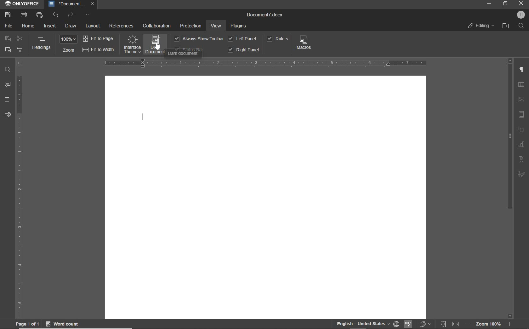  Describe the element at coordinates (304, 43) in the screenshot. I see `MACROS` at that location.